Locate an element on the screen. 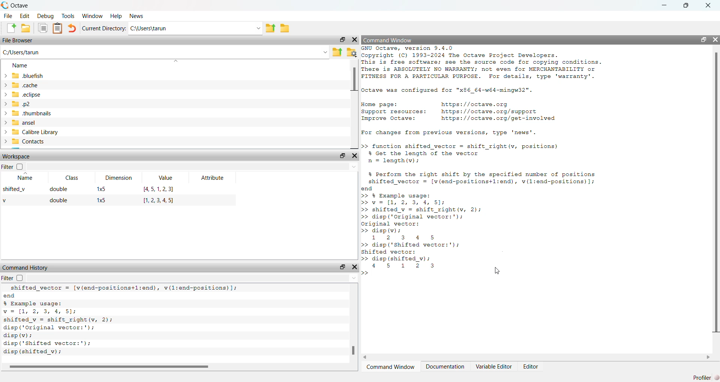 The height and width of the screenshot is (382, 720). undo is located at coordinates (72, 28).